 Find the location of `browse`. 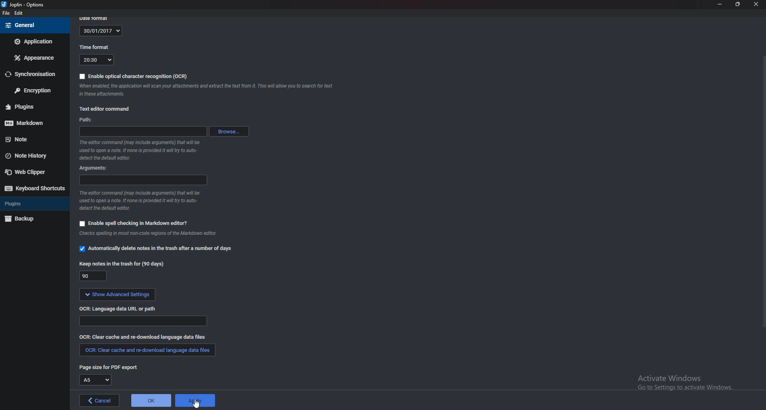

browse is located at coordinates (228, 131).